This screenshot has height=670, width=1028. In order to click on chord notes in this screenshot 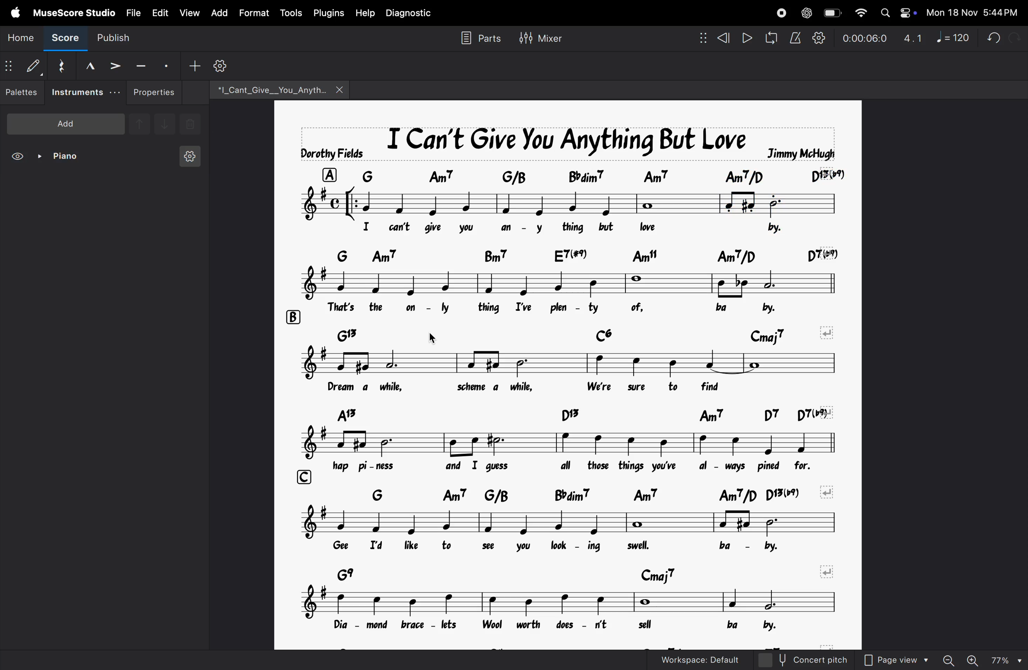, I will do `click(588, 335)`.